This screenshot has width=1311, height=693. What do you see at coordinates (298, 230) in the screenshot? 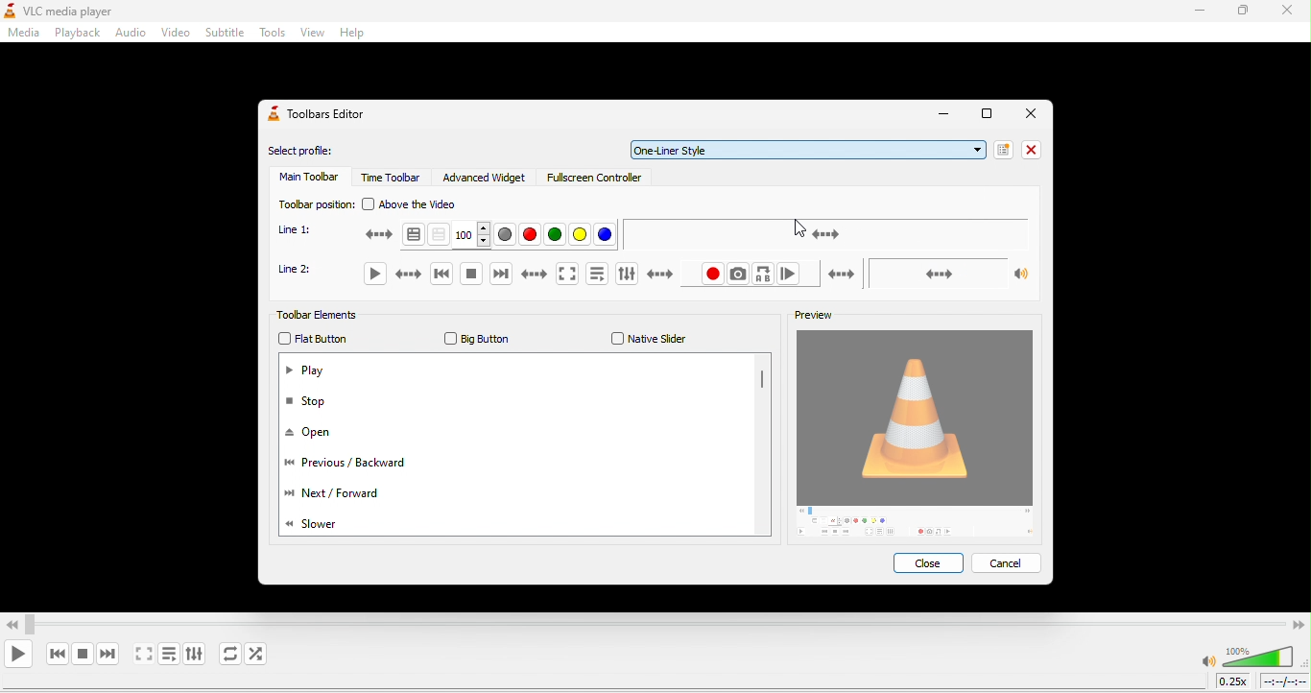
I see `line 1` at bounding box center [298, 230].